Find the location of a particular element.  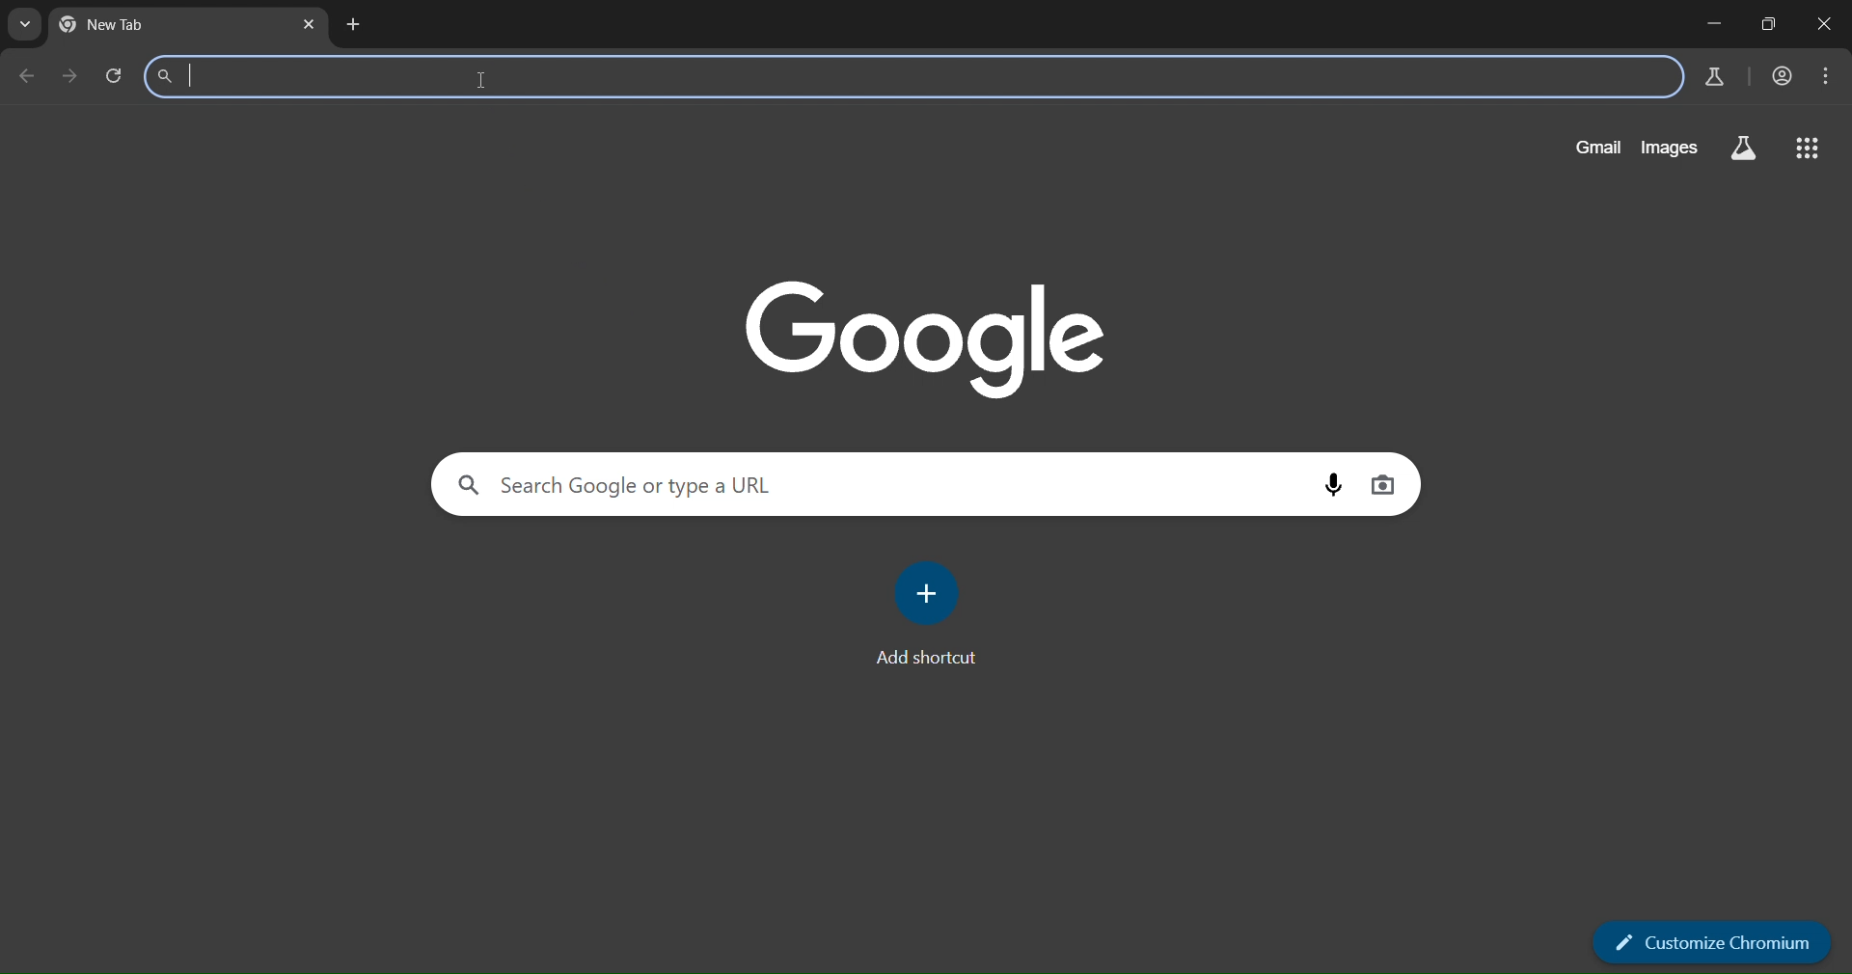

close is located at coordinates (1826, 26).